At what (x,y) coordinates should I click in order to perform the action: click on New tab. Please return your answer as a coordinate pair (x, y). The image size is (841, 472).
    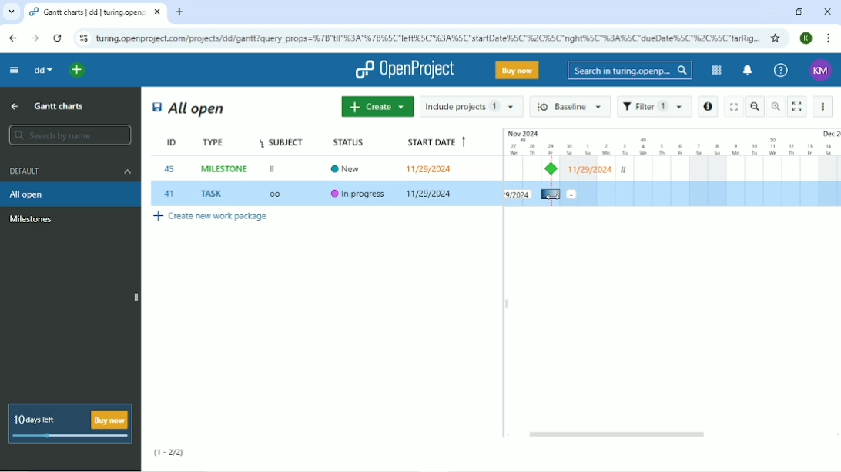
    Looking at the image, I should click on (181, 12).